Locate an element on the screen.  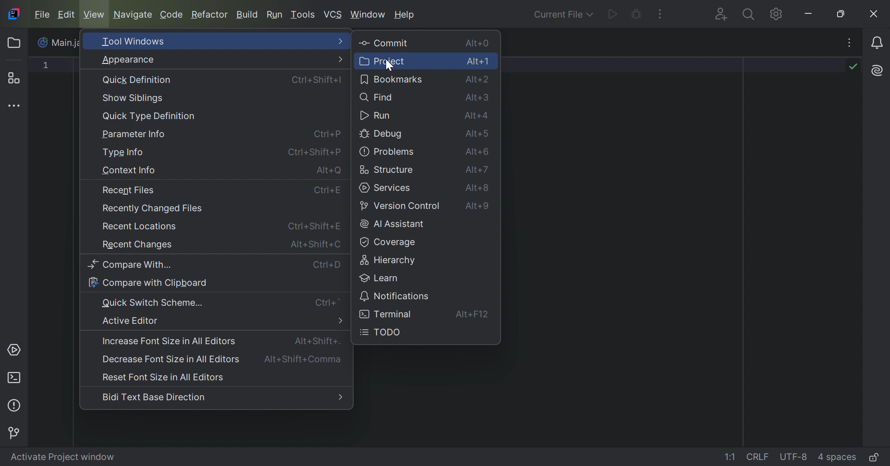
Run is located at coordinates (376, 116).